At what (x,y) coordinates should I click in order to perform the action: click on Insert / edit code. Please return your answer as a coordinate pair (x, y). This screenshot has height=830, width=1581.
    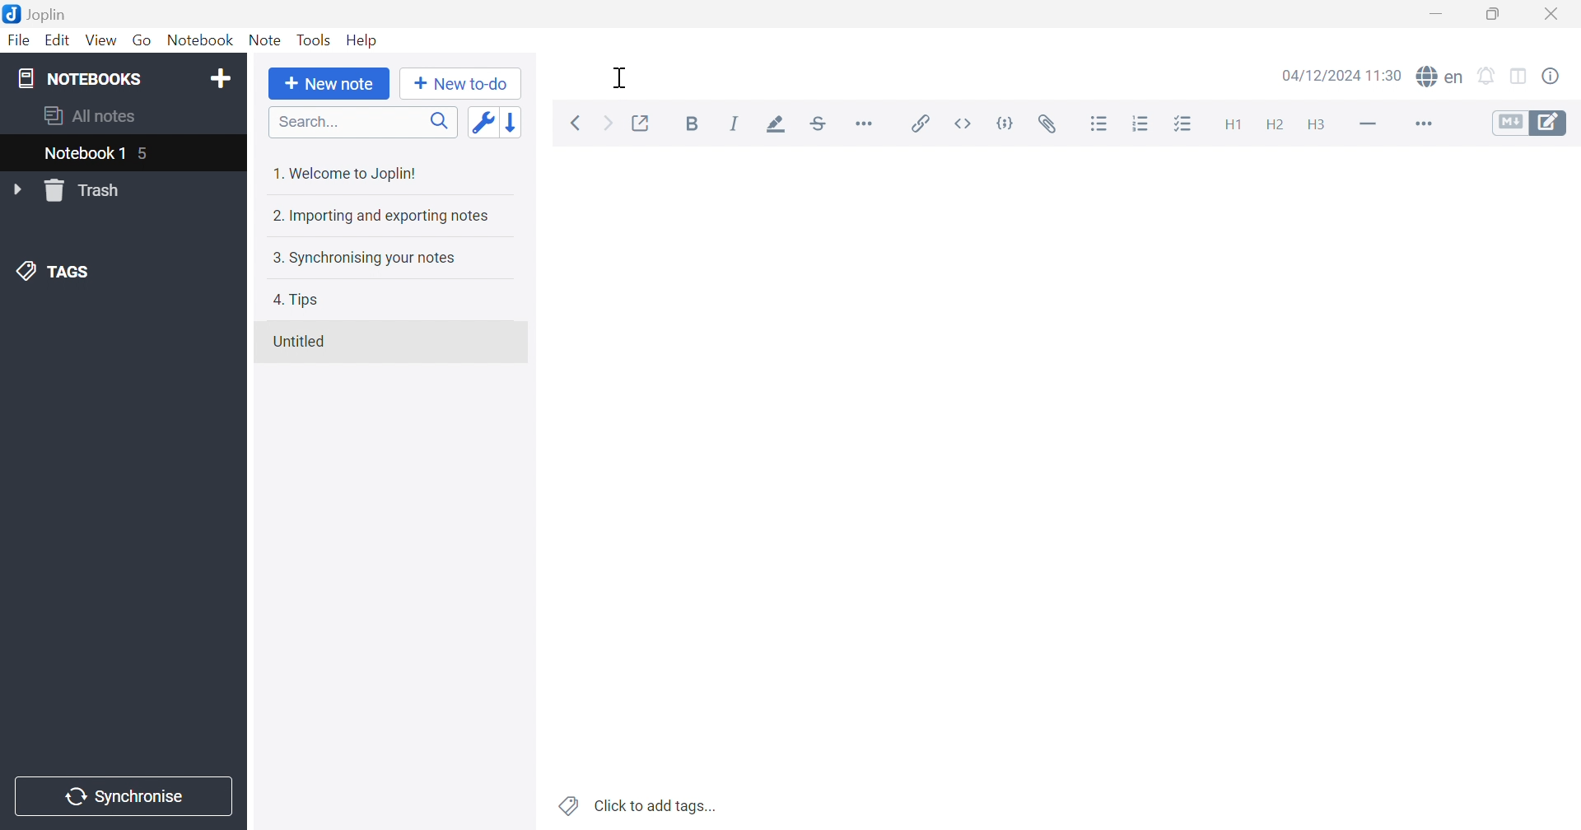
    Looking at the image, I should click on (917, 124).